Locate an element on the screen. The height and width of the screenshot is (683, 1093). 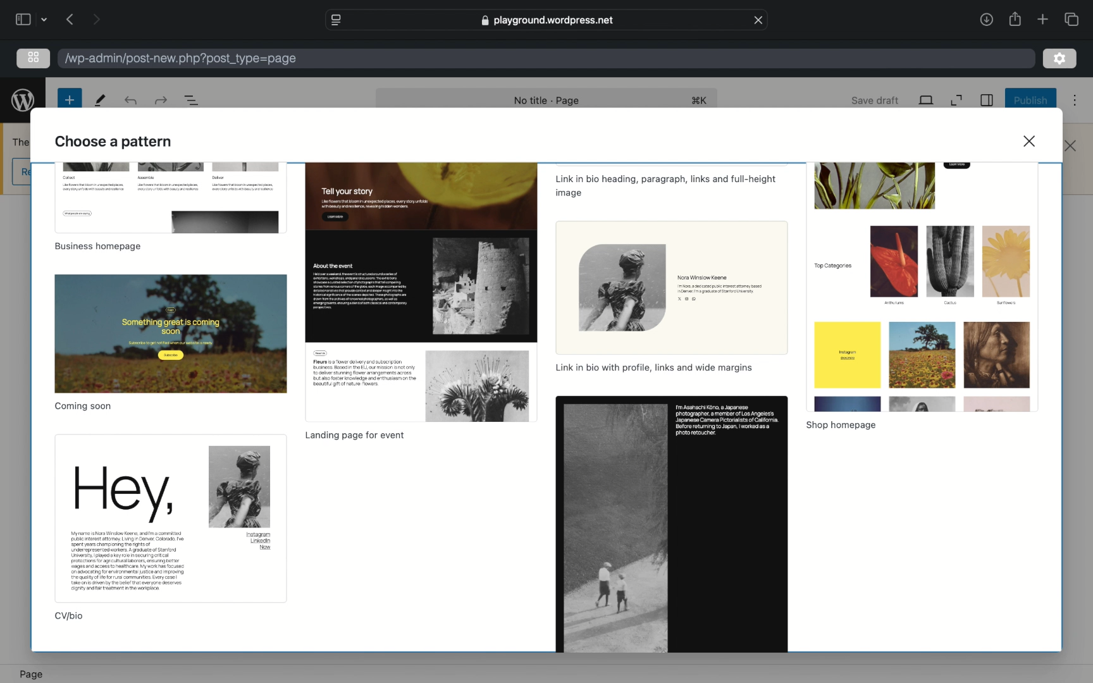
save draft is located at coordinates (874, 100).